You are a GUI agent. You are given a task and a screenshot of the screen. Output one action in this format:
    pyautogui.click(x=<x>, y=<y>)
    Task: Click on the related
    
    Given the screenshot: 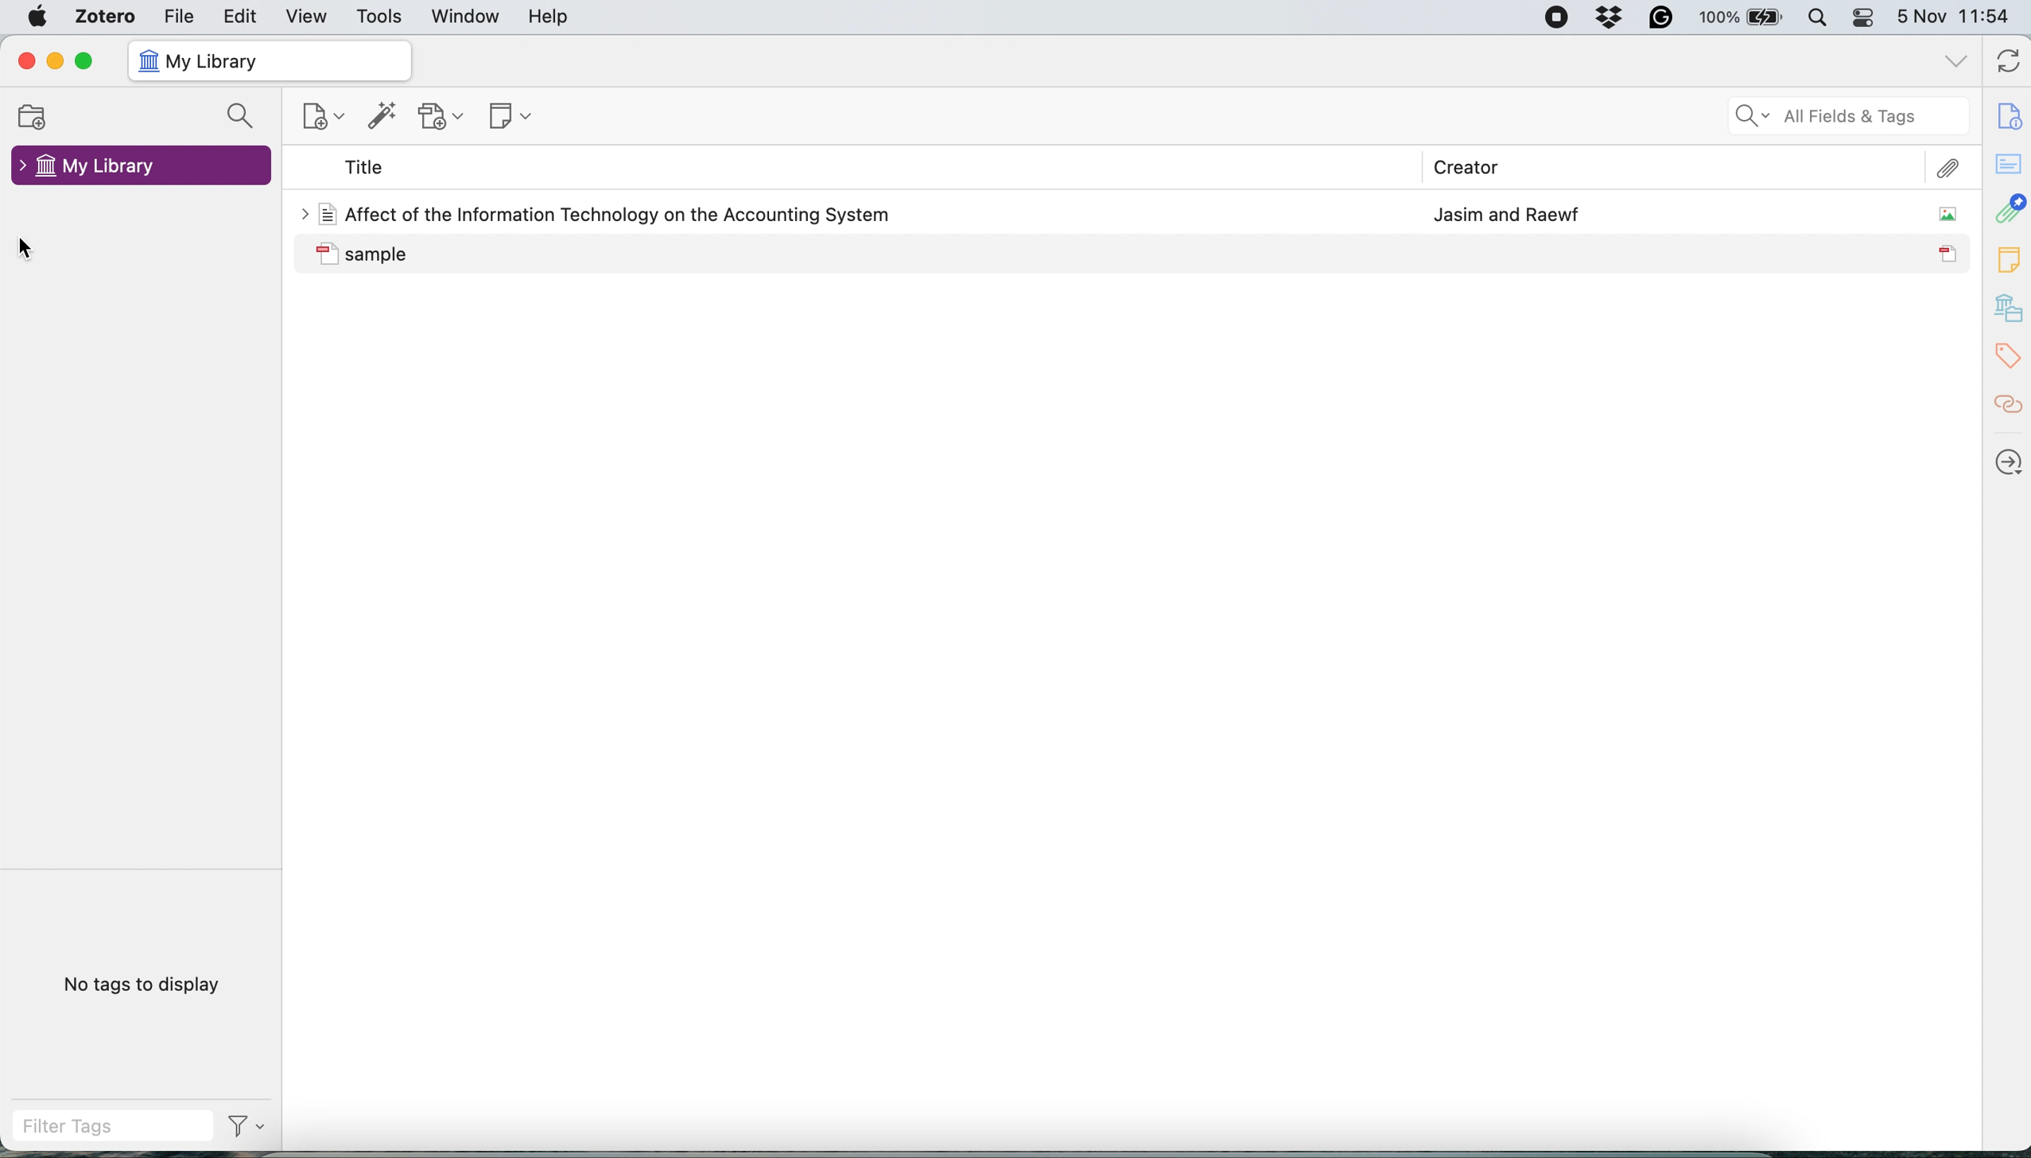 What is the action you would take?
    pyautogui.click(x=2003, y=402)
    